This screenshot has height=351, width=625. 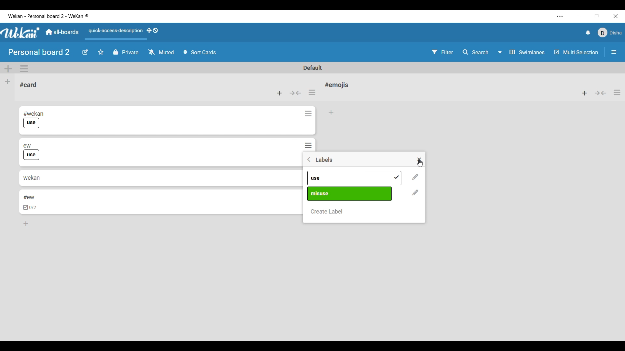 I want to click on Add card to top of list, so click(x=584, y=93).